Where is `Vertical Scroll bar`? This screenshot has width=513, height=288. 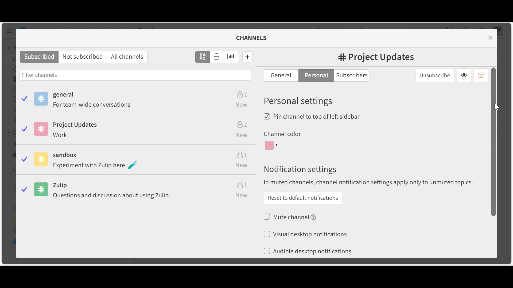 Vertical Scroll bar is located at coordinates (493, 142).